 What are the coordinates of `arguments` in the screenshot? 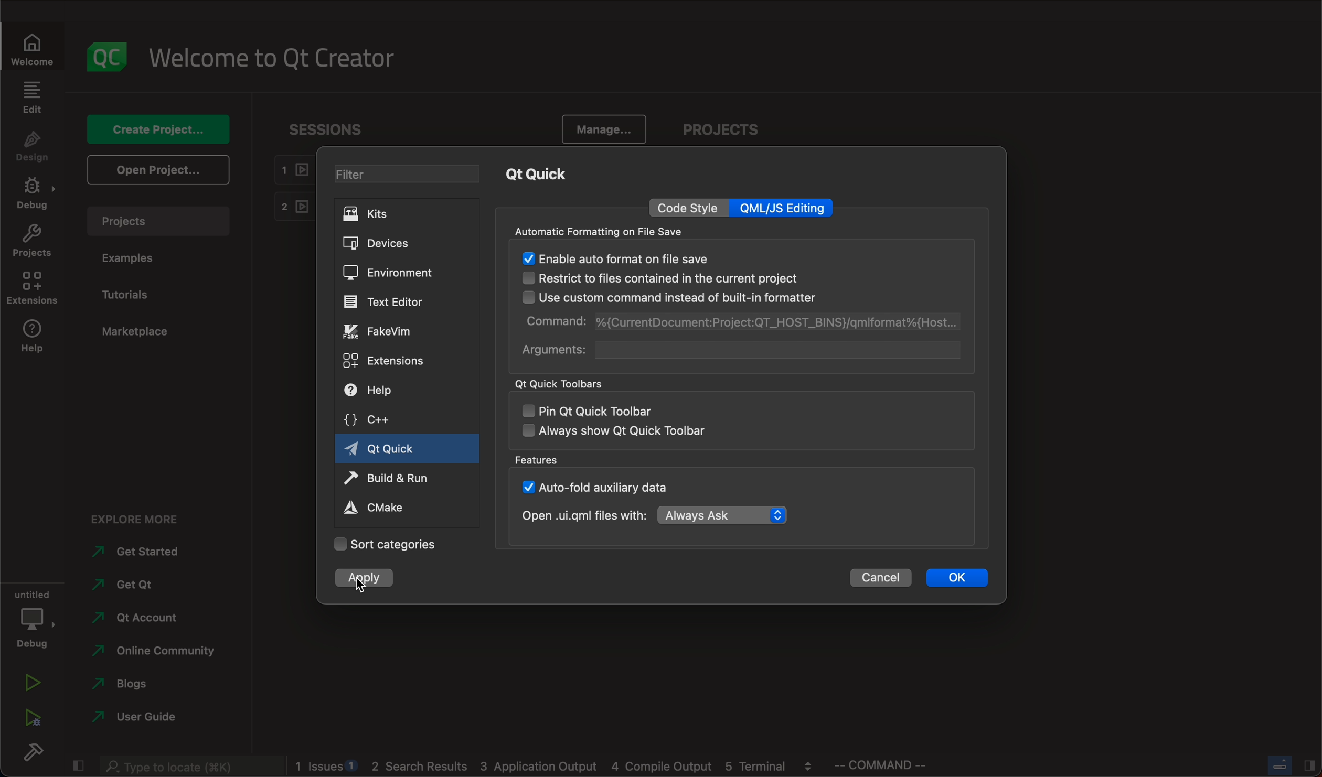 It's located at (743, 349).